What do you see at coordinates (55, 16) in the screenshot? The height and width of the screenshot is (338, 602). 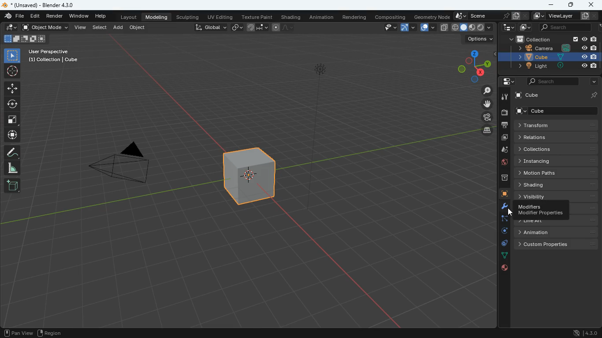 I see `render` at bounding box center [55, 16].